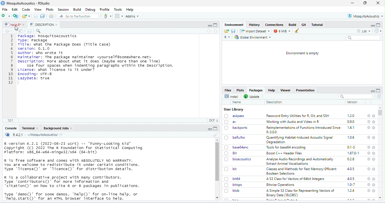 This screenshot has width=385, height=203. I want to click on 4.0.5, so click(351, 169).